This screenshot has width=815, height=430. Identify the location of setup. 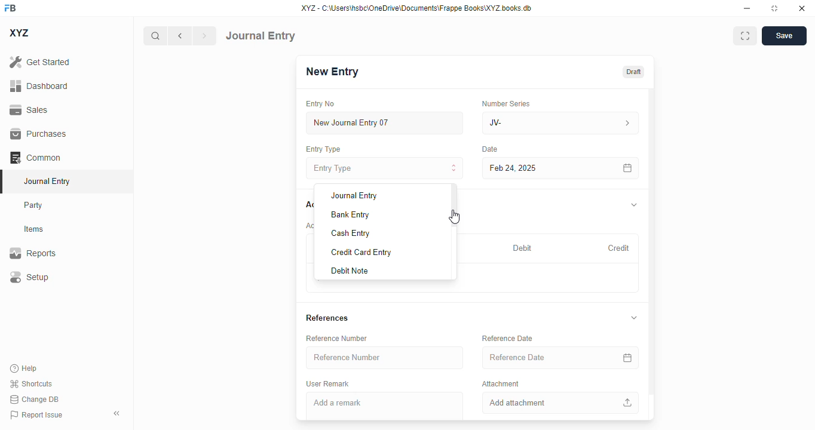
(29, 277).